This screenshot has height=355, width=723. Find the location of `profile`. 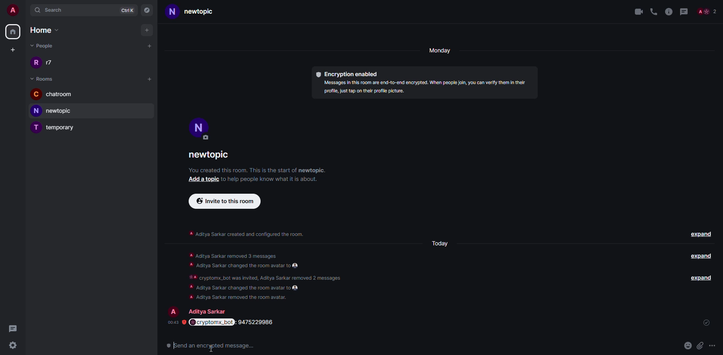

profile is located at coordinates (200, 132).